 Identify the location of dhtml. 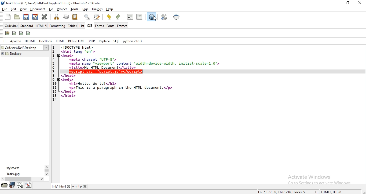
(30, 41).